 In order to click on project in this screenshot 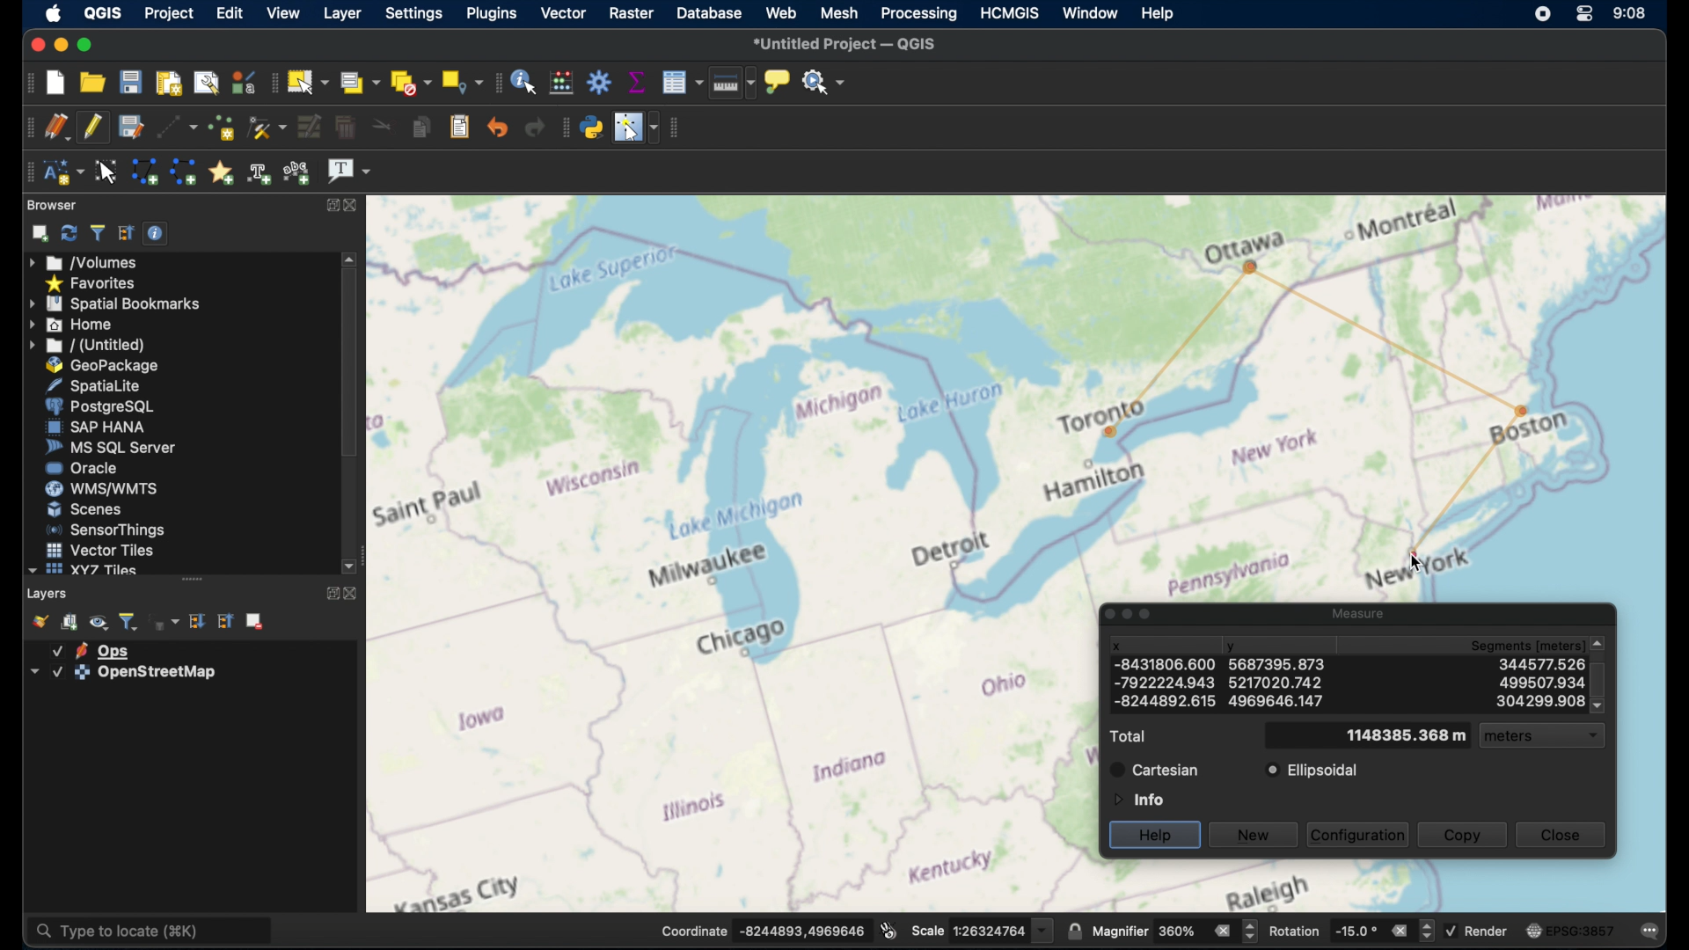, I will do `click(170, 12)`.